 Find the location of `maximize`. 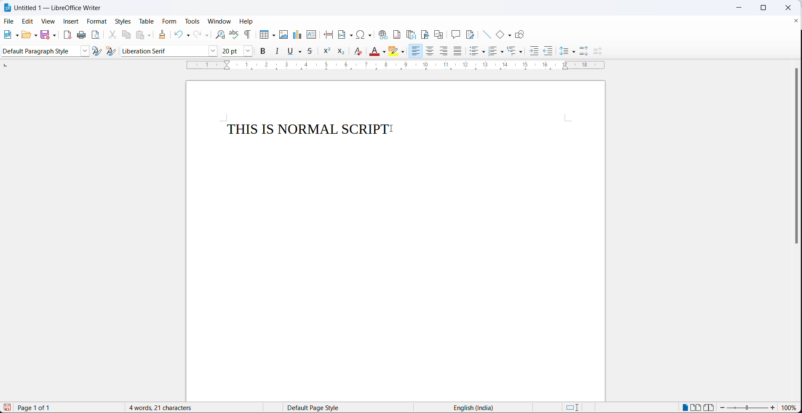

maximize is located at coordinates (762, 8).